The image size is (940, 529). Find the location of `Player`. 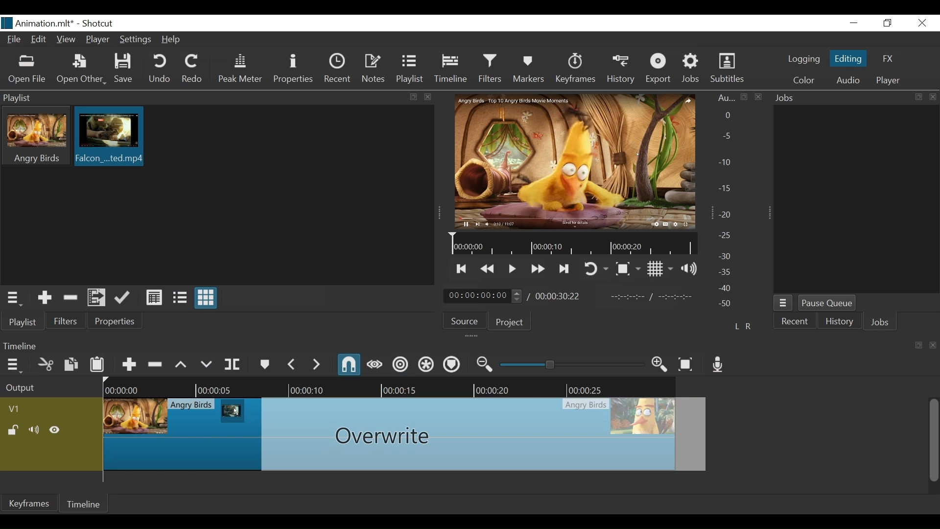

Player is located at coordinates (888, 81).